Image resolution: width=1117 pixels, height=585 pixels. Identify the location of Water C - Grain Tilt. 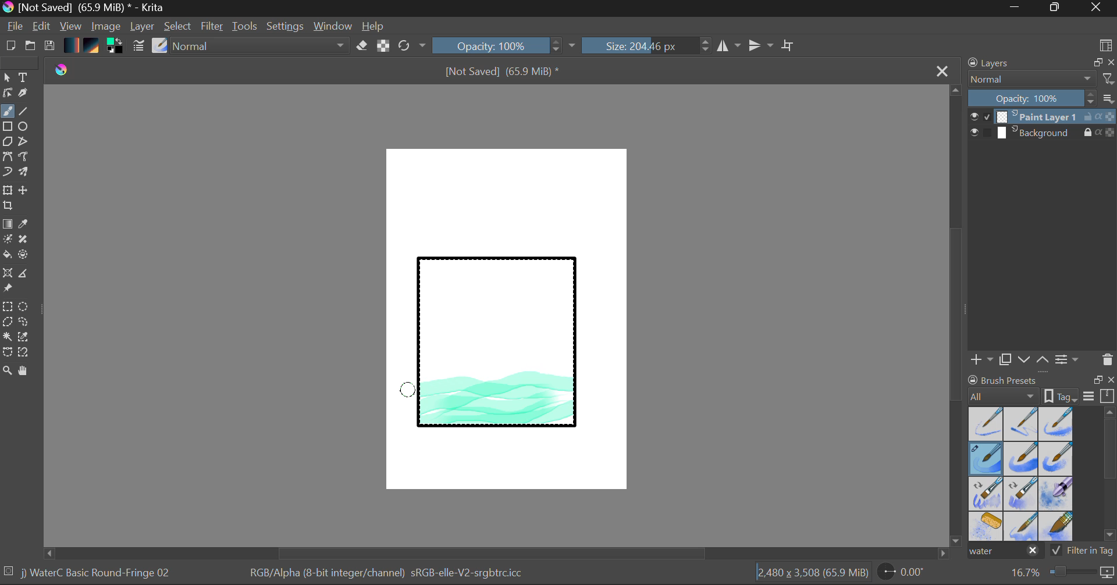
(987, 494).